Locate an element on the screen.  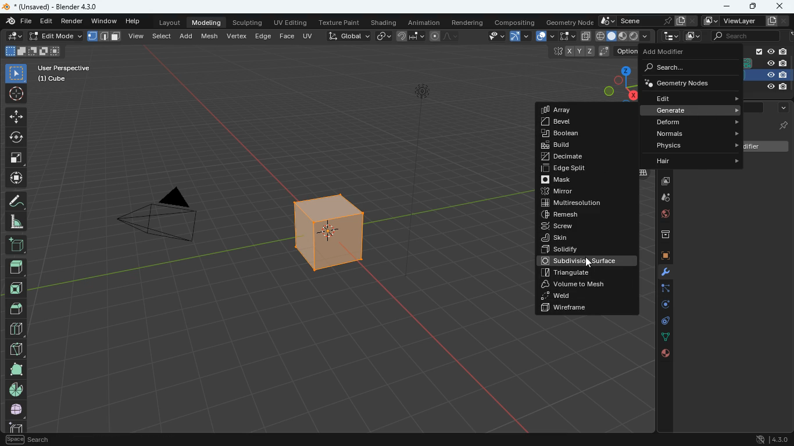
wireframe is located at coordinates (580, 308).